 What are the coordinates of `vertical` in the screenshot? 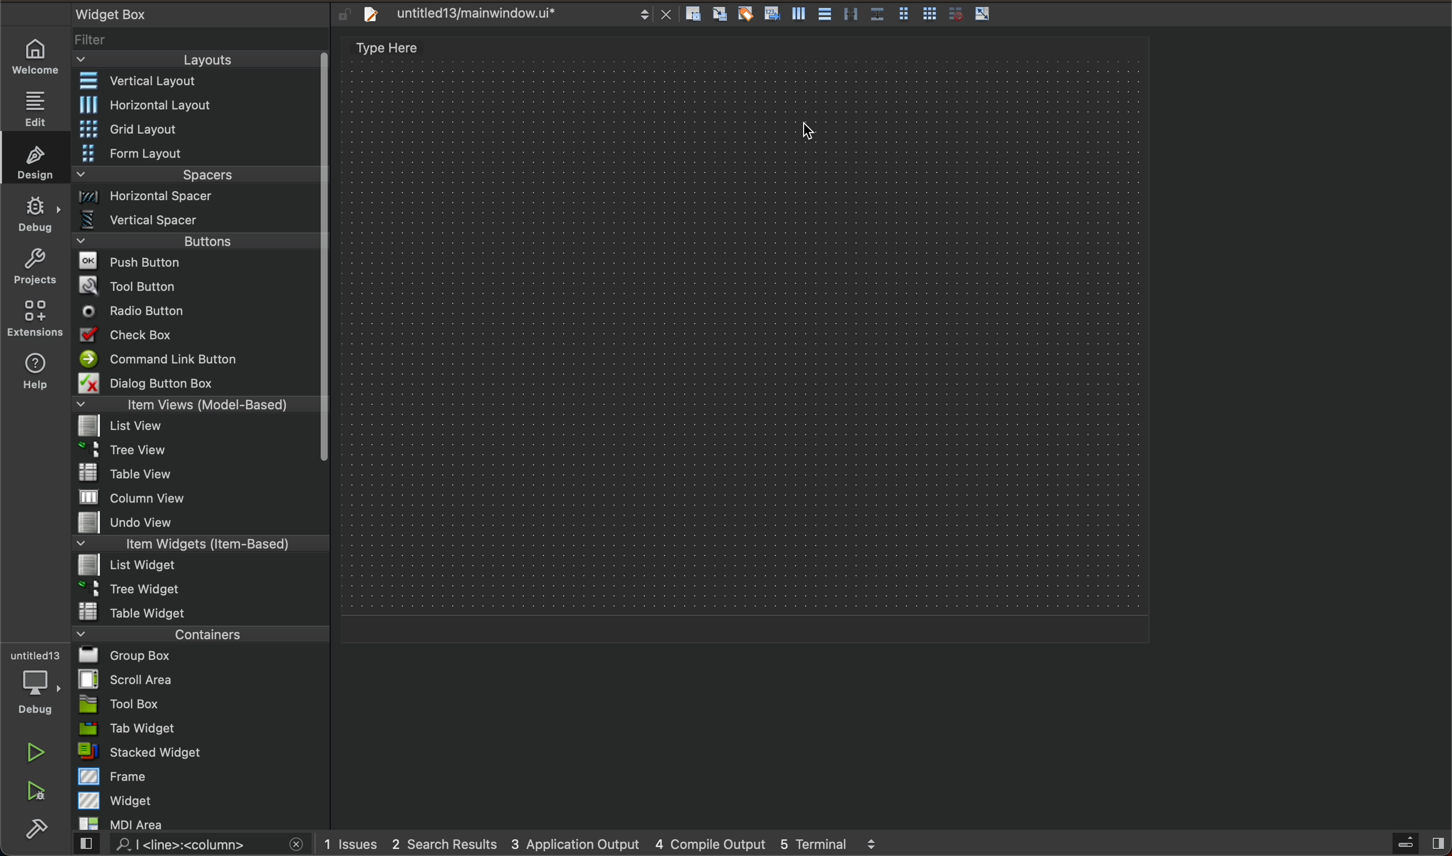 It's located at (801, 14).